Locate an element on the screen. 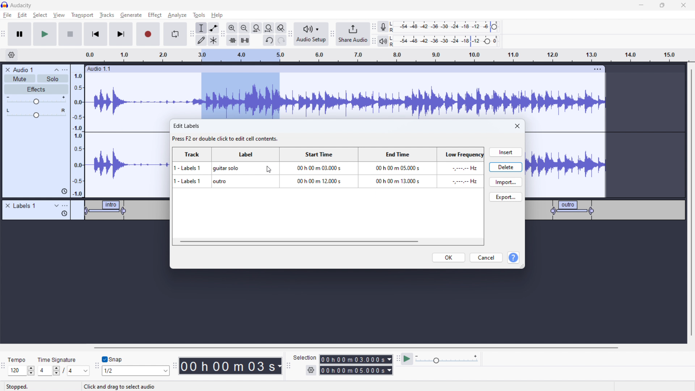 This screenshot has width=695, height=391. stop is located at coordinates (70, 34).